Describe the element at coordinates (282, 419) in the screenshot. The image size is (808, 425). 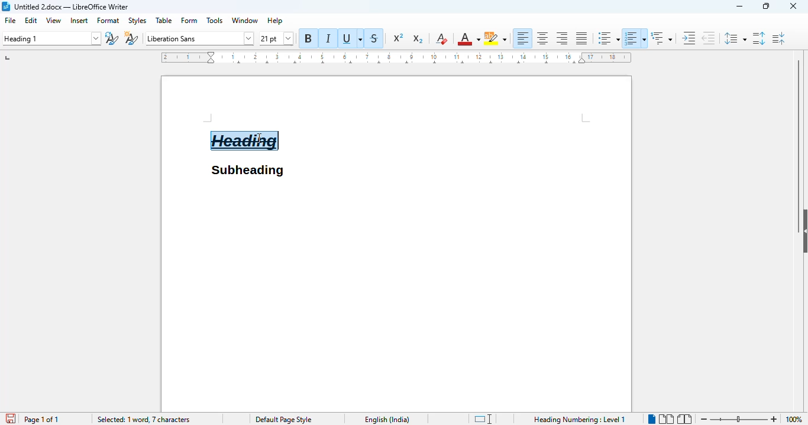
I see `page style` at that location.